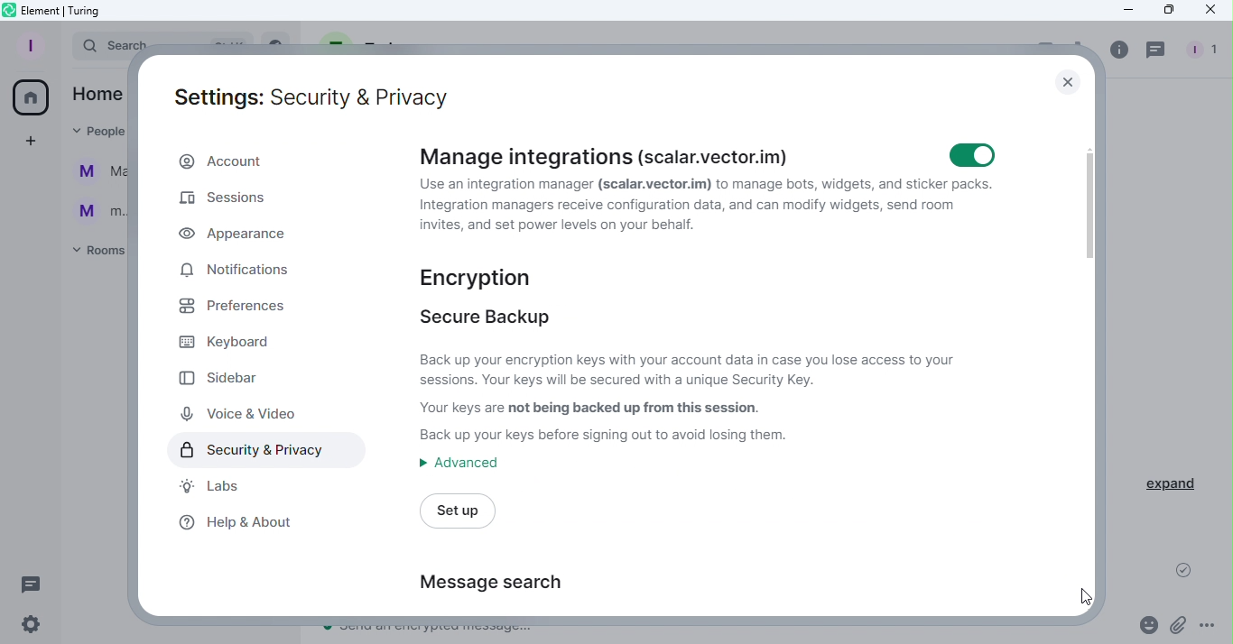 This screenshot has width=1233, height=644. I want to click on Security and privacy, so click(242, 452).